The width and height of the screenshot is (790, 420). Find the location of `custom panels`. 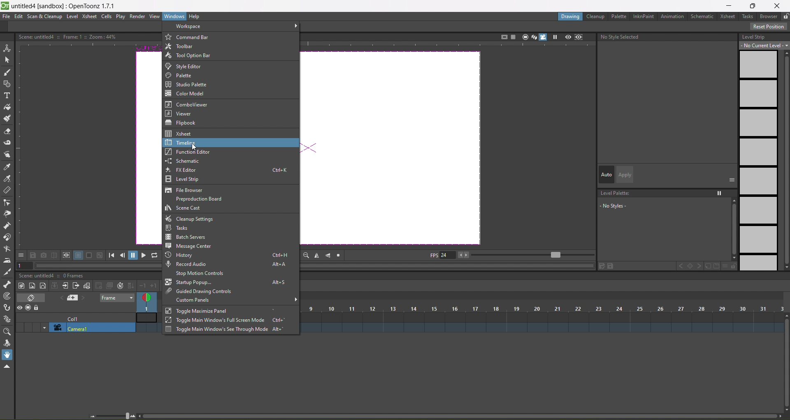

custom panels is located at coordinates (195, 300).